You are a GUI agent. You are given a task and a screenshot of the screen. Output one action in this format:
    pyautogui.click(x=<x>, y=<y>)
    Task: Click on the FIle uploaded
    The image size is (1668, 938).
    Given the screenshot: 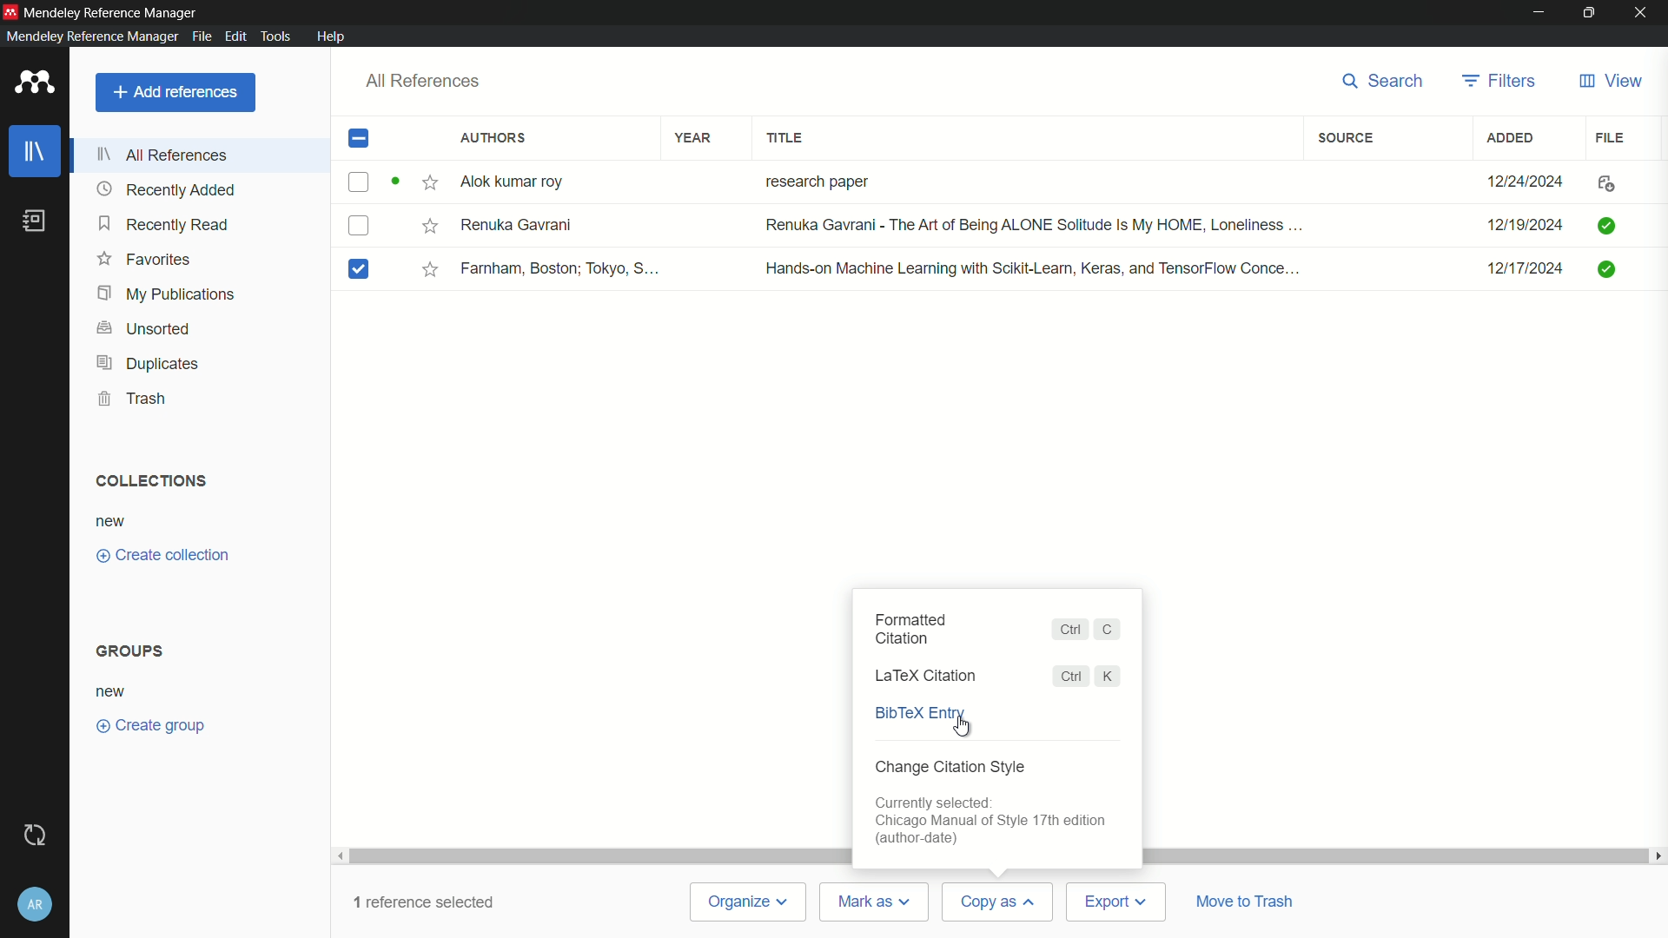 What is the action you would take?
    pyautogui.click(x=1609, y=223)
    